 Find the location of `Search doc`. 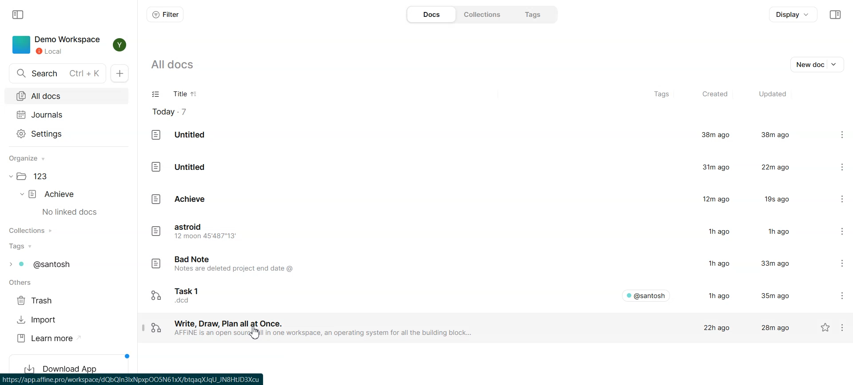

Search doc is located at coordinates (58, 74).